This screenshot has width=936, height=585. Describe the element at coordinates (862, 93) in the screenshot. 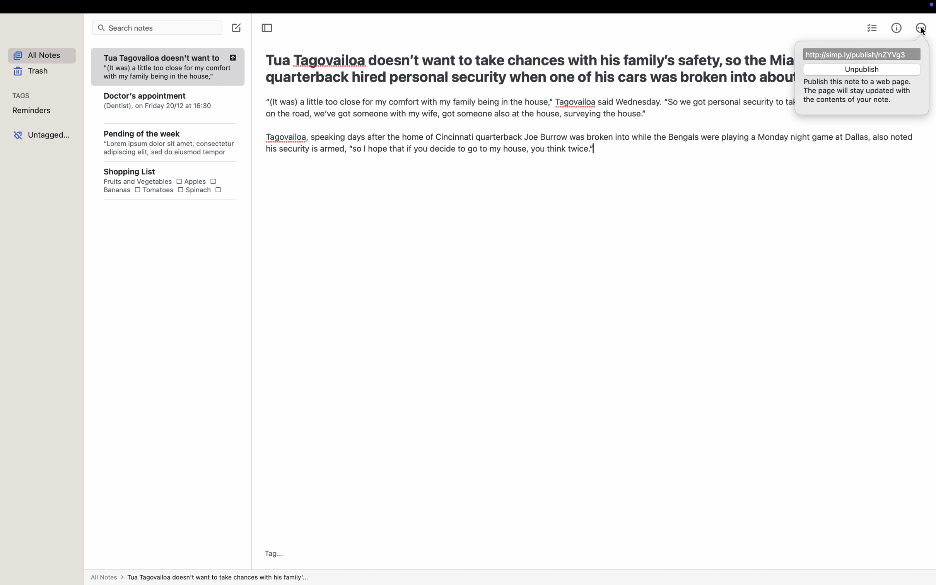

I see `'!" Publish this note to a web page.
The page will stay updated with
Yi the contents of your note.` at that location.